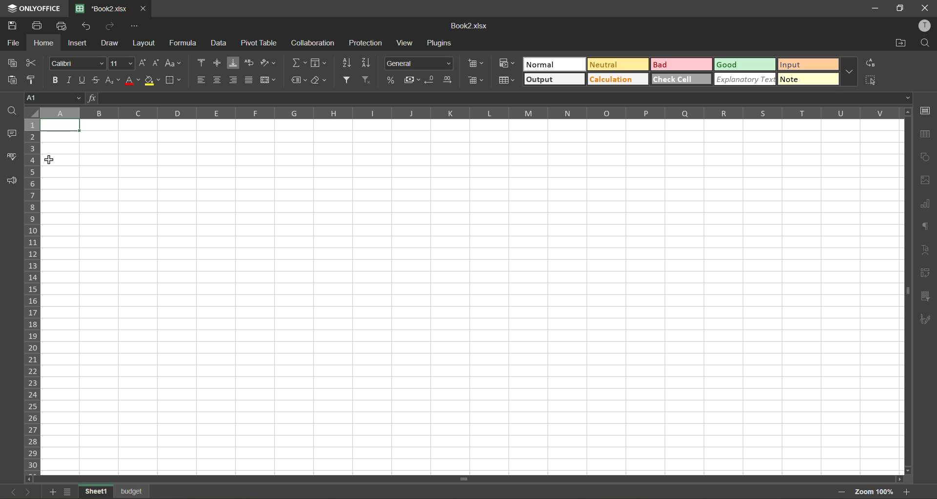  I want to click on increase decimal, so click(449, 81).